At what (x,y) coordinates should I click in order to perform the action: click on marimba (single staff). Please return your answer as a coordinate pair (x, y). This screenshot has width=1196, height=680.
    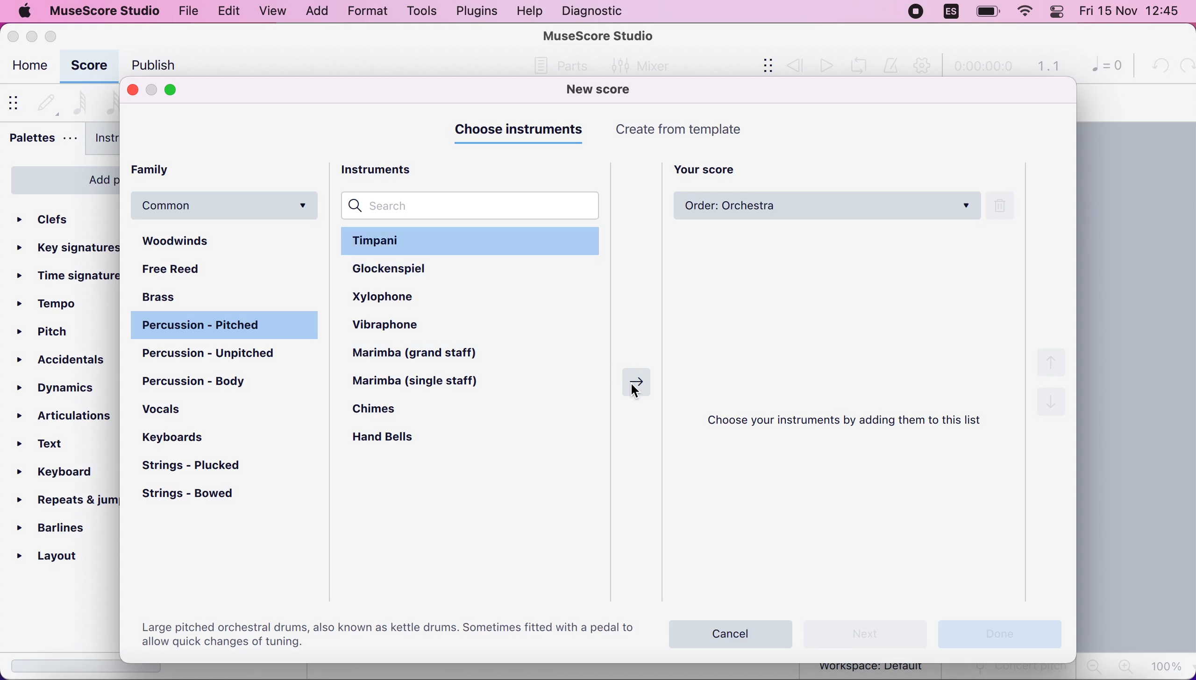
    Looking at the image, I should click on (426, 382).